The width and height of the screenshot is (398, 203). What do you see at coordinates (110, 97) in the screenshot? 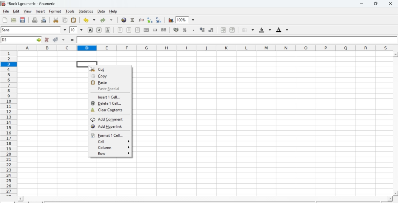
I see `Insert 1 cell` at bounding box center [110, 97].